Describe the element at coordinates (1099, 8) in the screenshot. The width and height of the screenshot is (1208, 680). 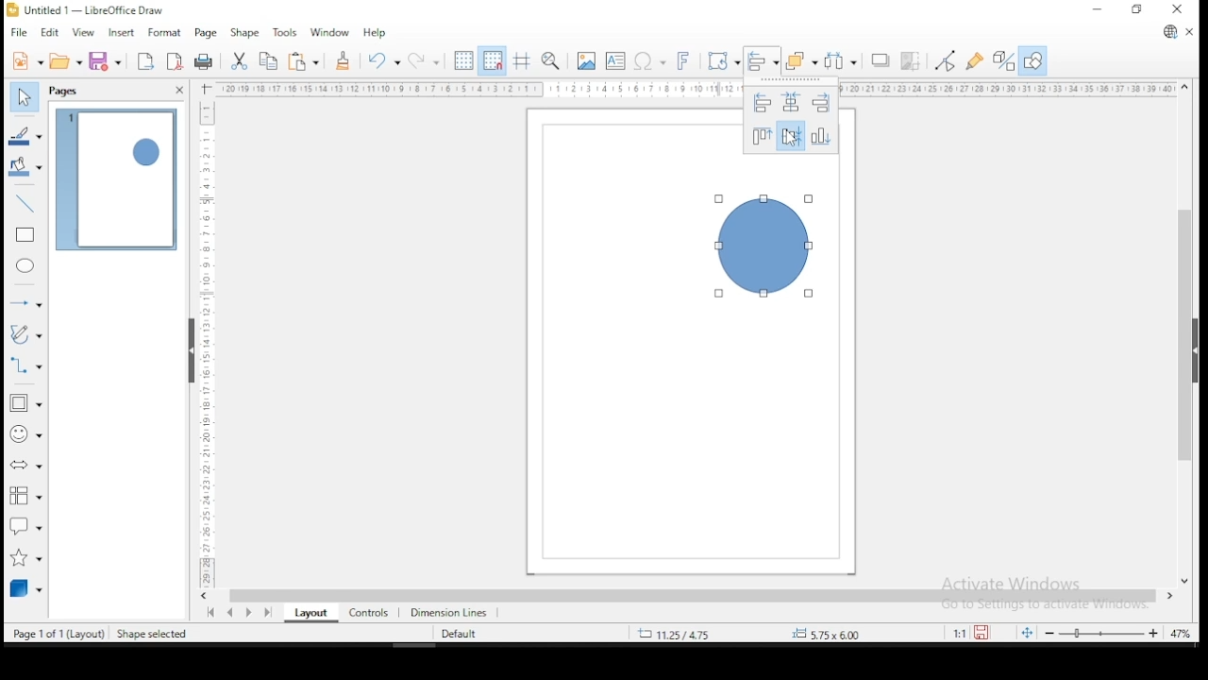
I see `minimize` at that location.